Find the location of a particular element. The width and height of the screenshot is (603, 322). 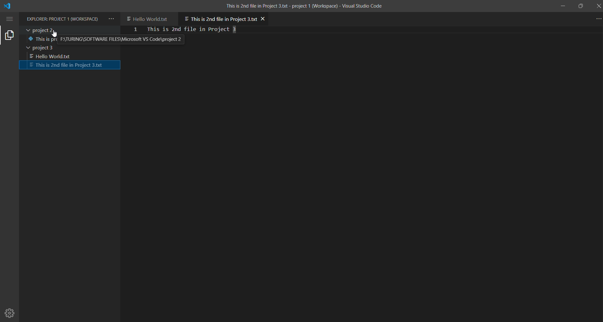

Manage is located at coordinates (10, 311).